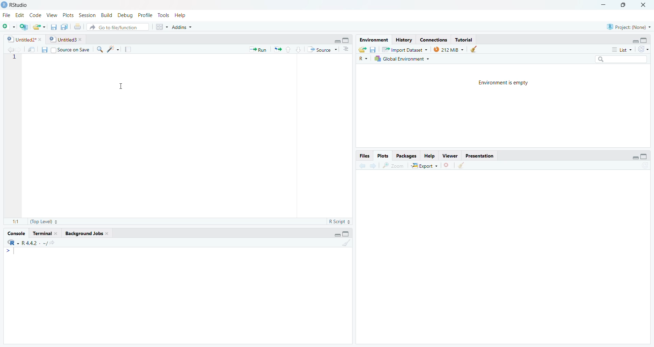  I want to click on previous, so click(9, 49).